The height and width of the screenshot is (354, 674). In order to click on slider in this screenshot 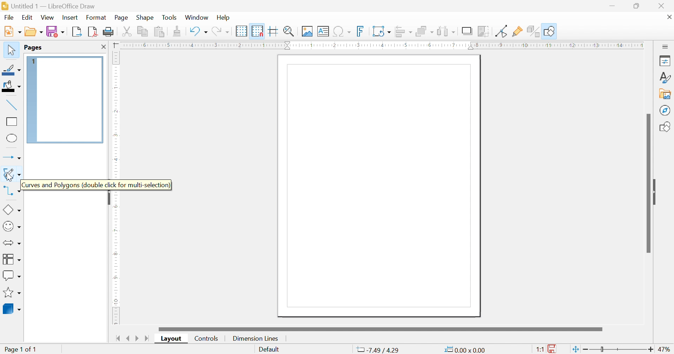, I will do `click(620, 350)`.